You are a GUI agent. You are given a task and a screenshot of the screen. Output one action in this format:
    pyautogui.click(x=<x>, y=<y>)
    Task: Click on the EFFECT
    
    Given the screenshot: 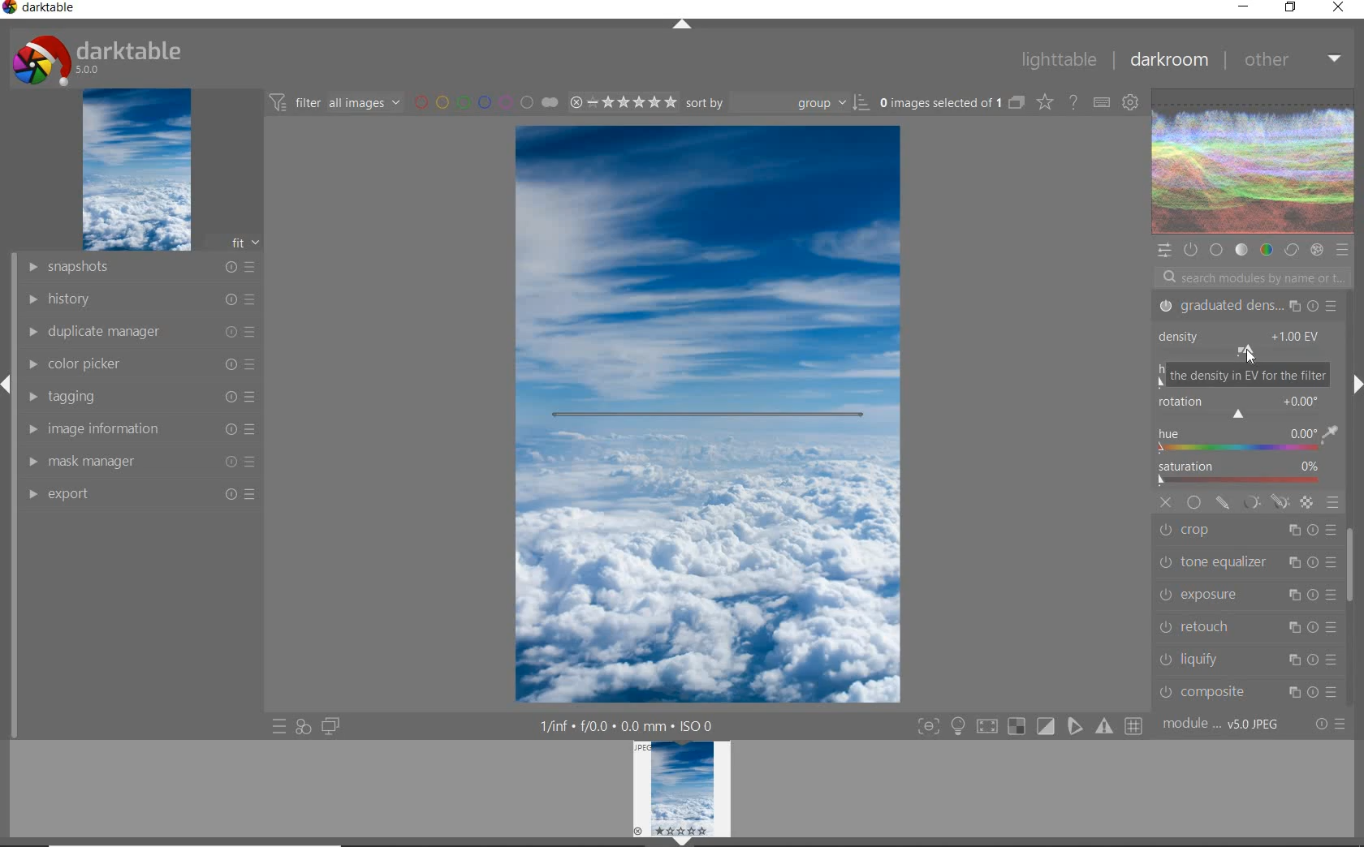 What is the action you would take?
    pyautogui.click(x=1317, y=250)
    